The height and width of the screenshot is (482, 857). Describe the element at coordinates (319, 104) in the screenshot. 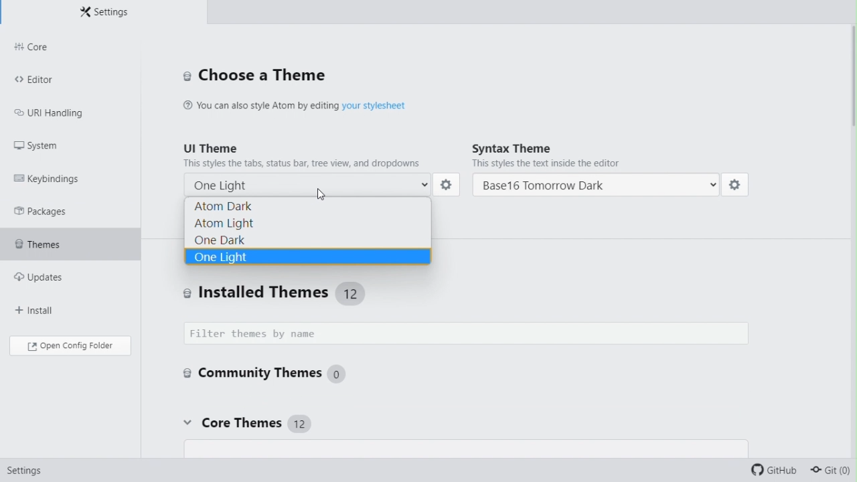

I see `you can also style atom by editing your stylesheet` at that location.